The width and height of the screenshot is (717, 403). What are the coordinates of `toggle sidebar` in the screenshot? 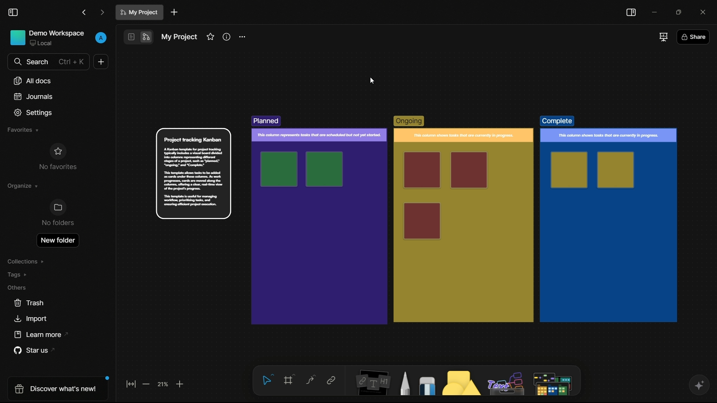 It's located at (13, 13).